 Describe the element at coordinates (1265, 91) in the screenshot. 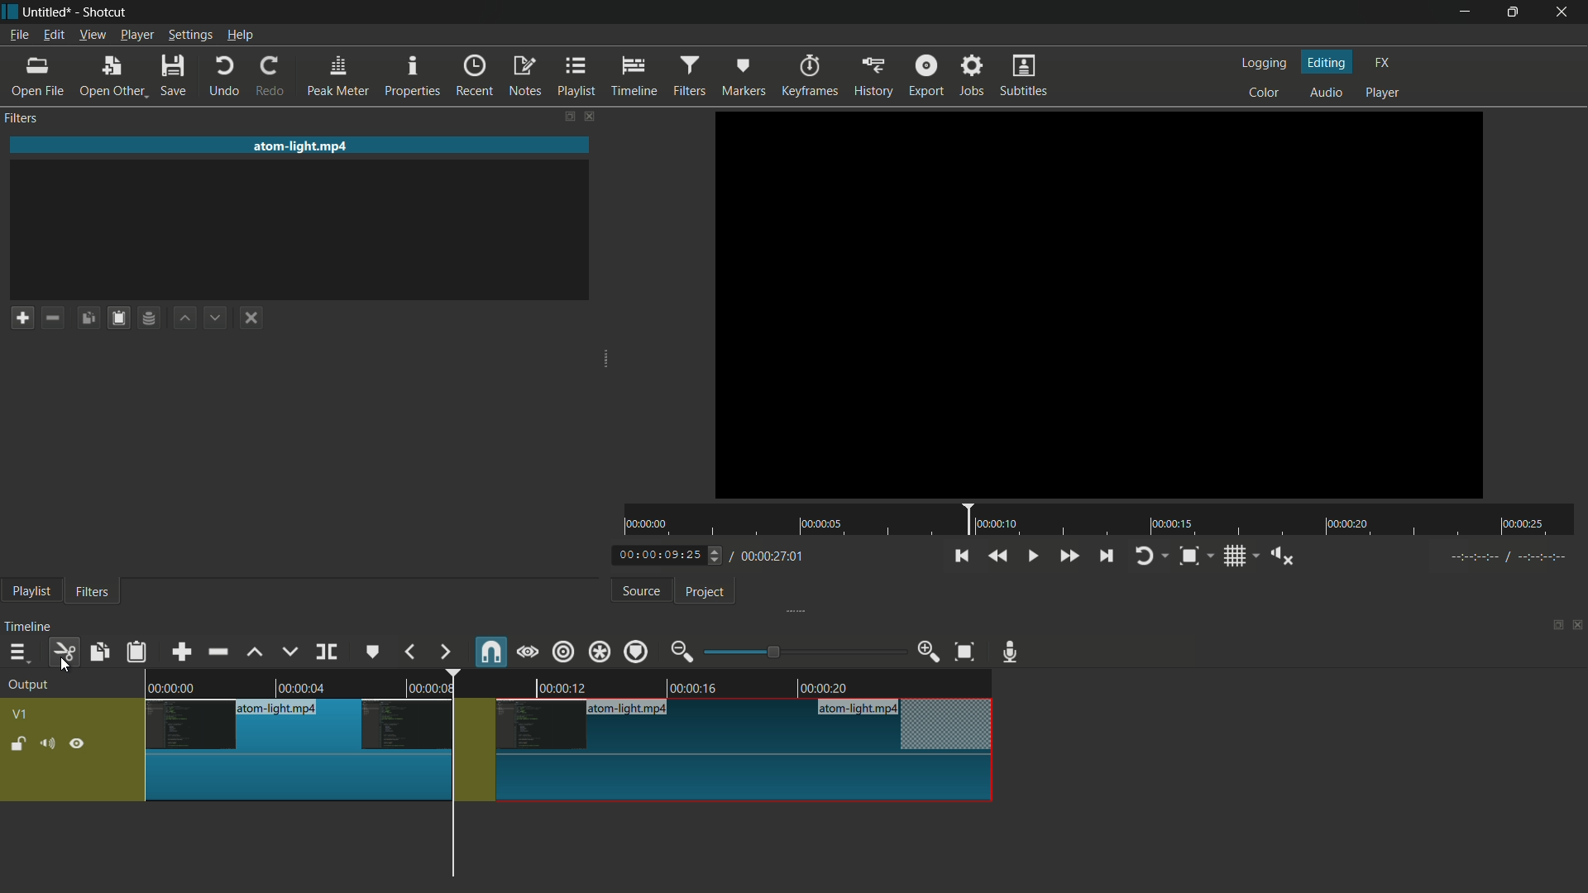

I see `color` at that location.